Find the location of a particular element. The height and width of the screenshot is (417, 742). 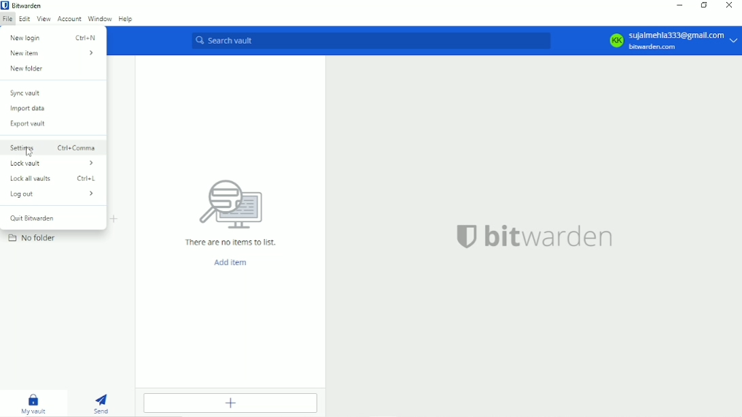

Restore down is located at coordinates (705, 5).